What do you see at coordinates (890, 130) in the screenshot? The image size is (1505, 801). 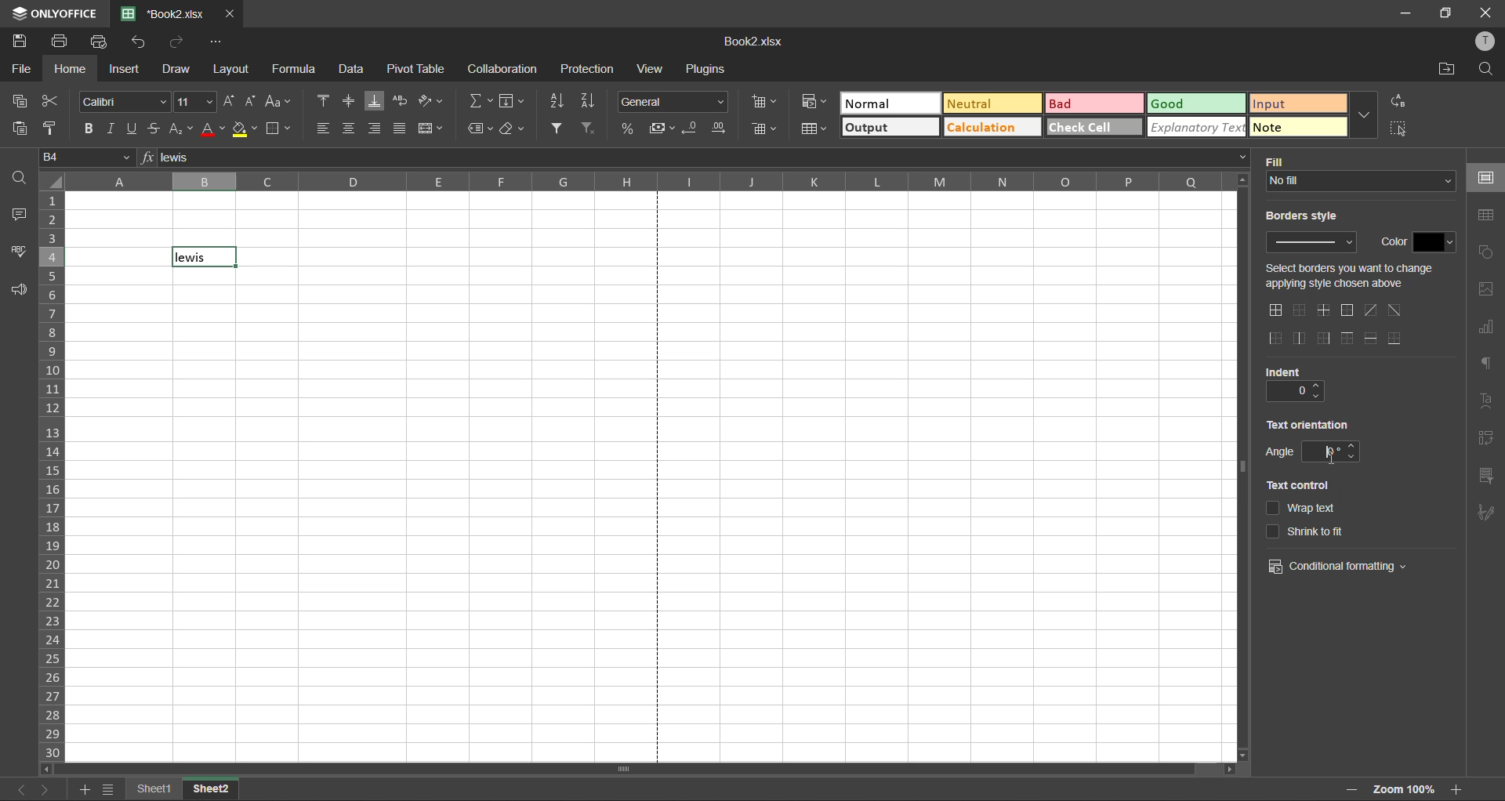 I see `output` at bounding box center [890, 130].